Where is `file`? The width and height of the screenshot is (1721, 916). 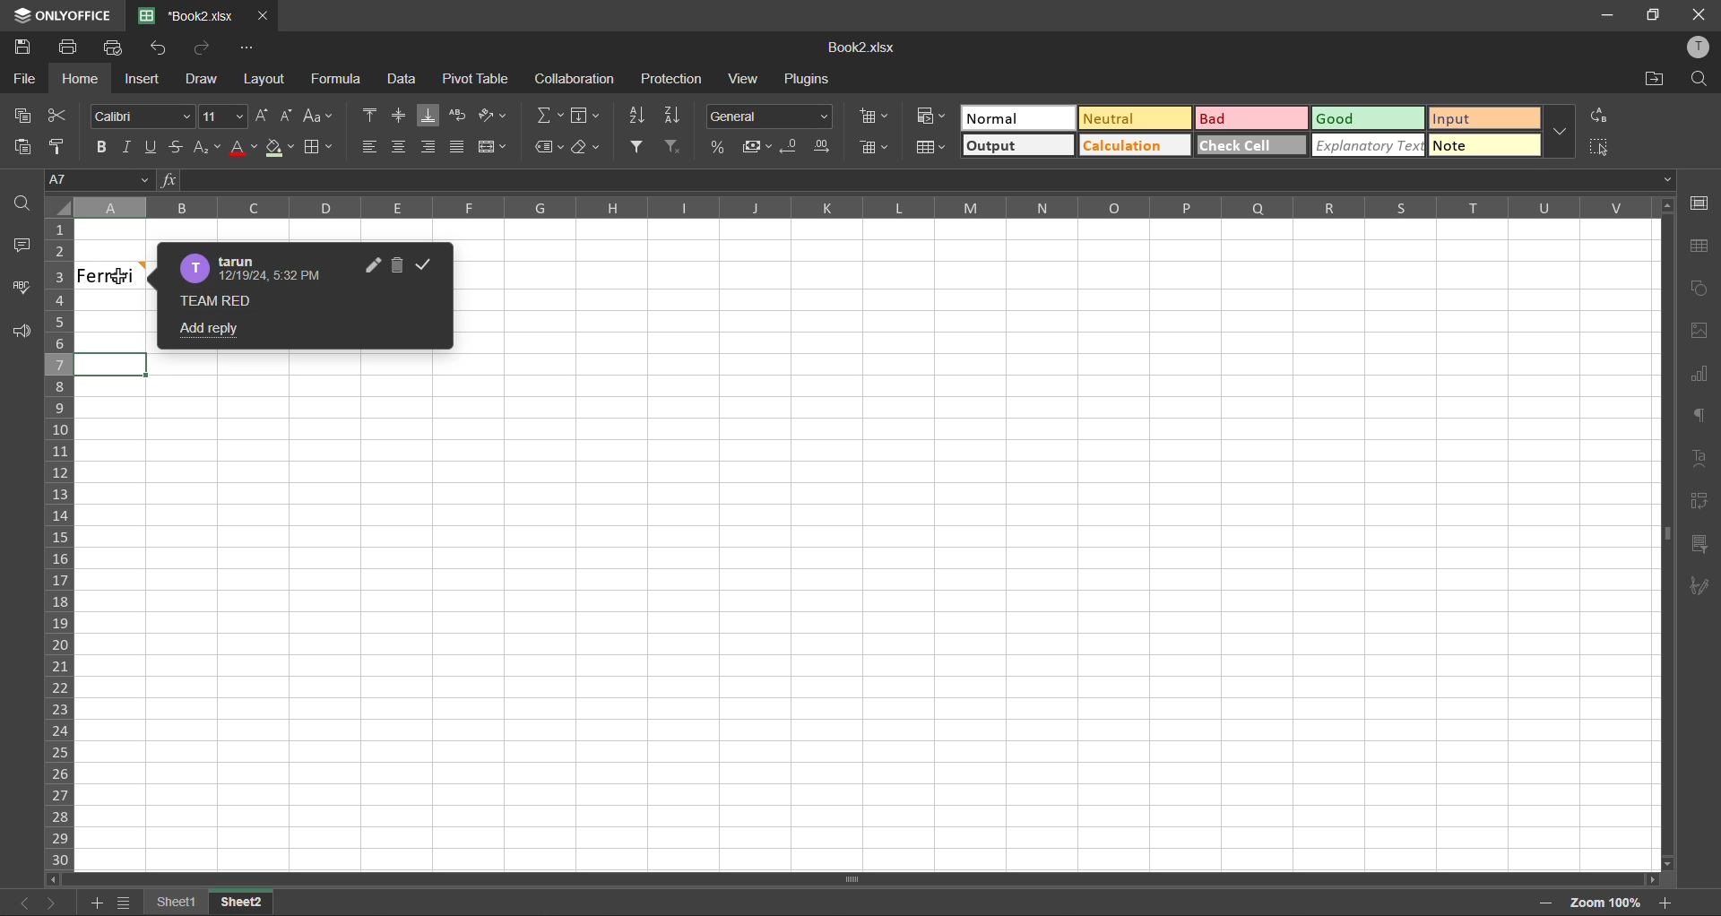
file is located at coordinates (25, 79).